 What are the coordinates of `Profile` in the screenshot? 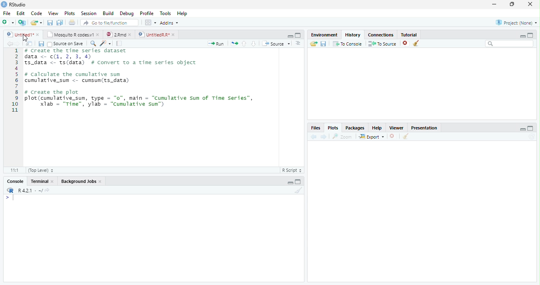 It's located at (147, 14).